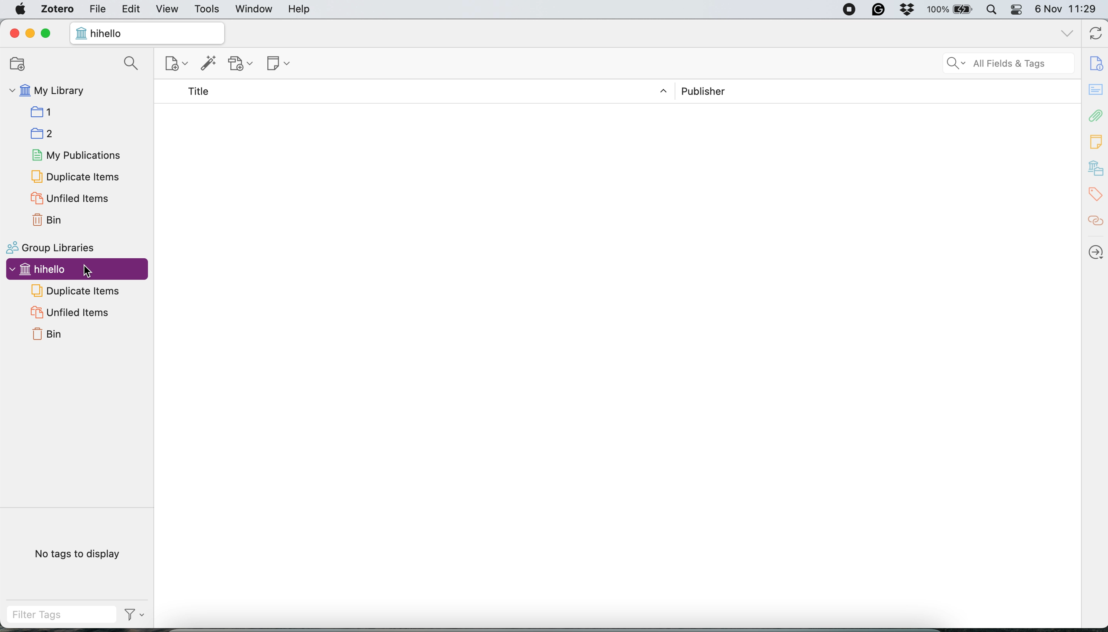 The image size is (1108, 632). Describe the element at coordinates (29, 34) in the screenshot. I see `minimise` at that location.